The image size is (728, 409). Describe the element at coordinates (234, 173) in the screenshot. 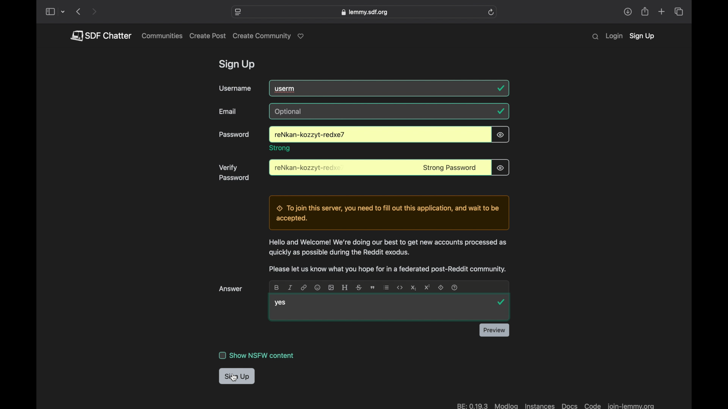

I see `verify password` at that location.